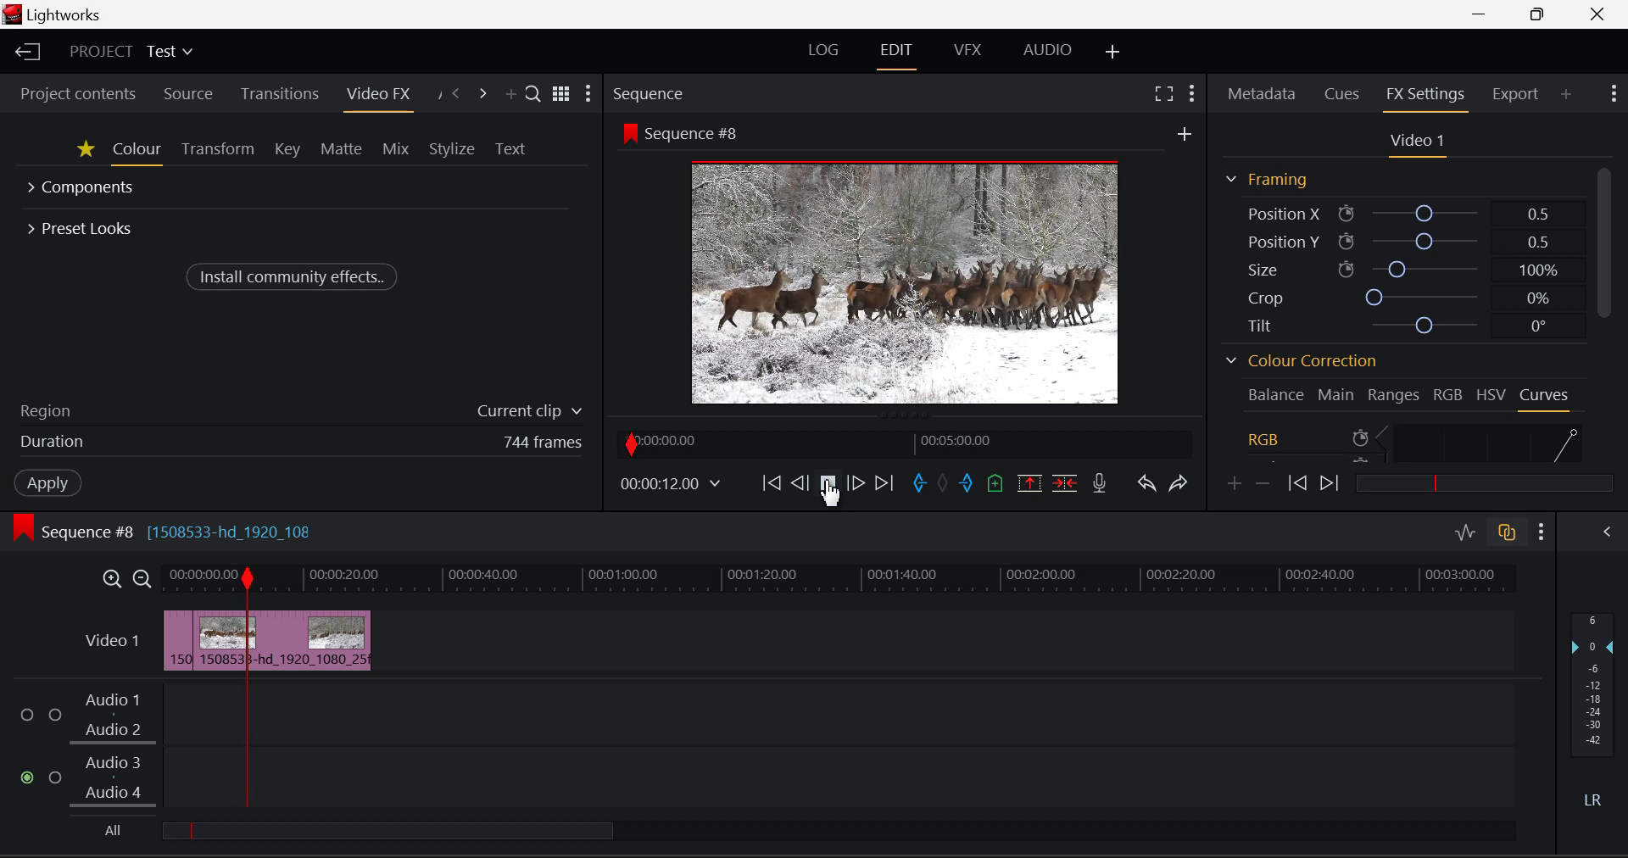 The height and width of the screenshot is (858, 1628). What do you see at coordinates (1261, 96) in the screenshot?
I see `Metadata Tab` at bounding box center [1261, 96].